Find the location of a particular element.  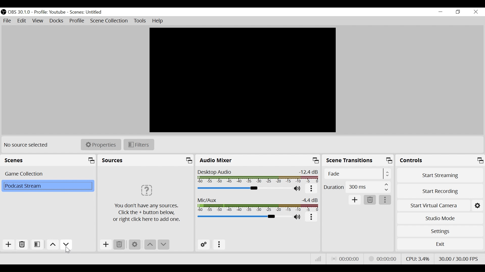

No source selected is located at coordinates (28, 145).